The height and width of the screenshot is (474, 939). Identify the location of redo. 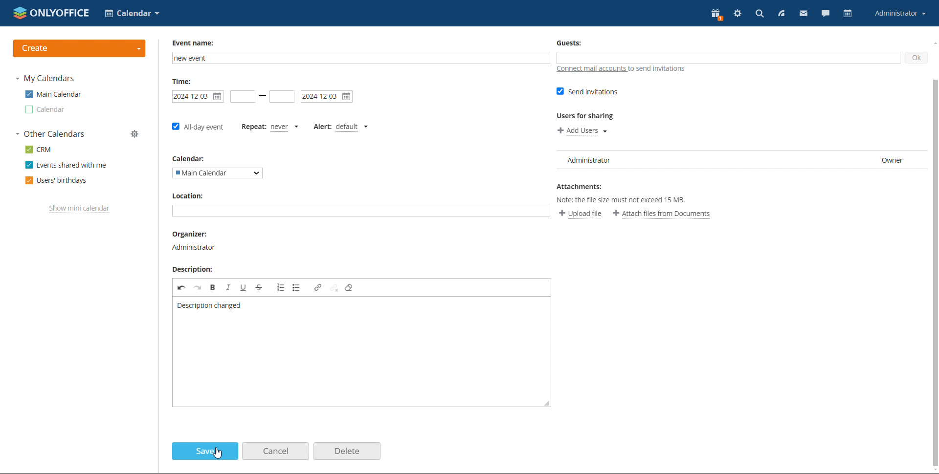
(197, 288).